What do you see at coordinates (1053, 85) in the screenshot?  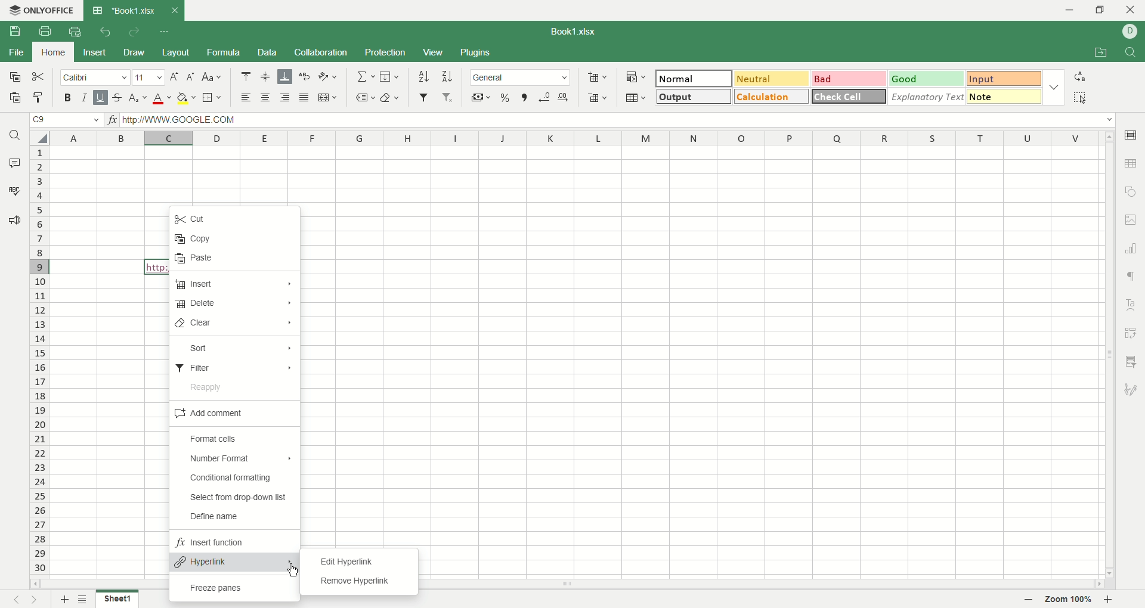 I see `style options` at bounding box center [1053, 85].